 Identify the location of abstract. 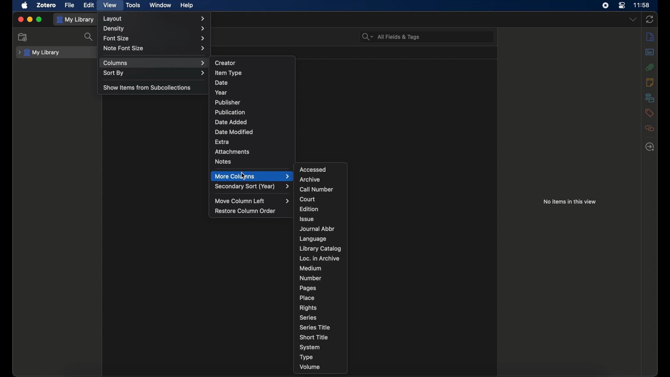
(649, 52).